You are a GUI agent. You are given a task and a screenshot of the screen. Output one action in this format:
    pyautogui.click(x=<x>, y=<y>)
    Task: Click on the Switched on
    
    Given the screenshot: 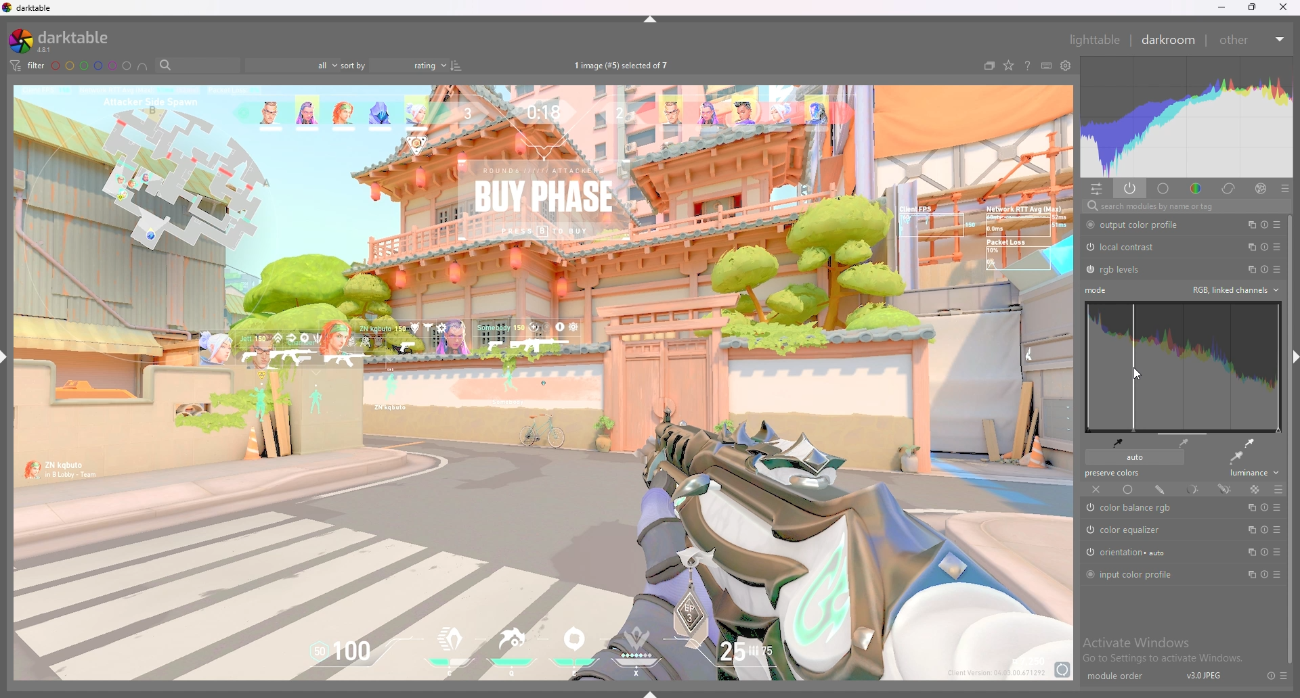 What is the action you would take?
    pyautogui.click(x=1087, y=553)
    